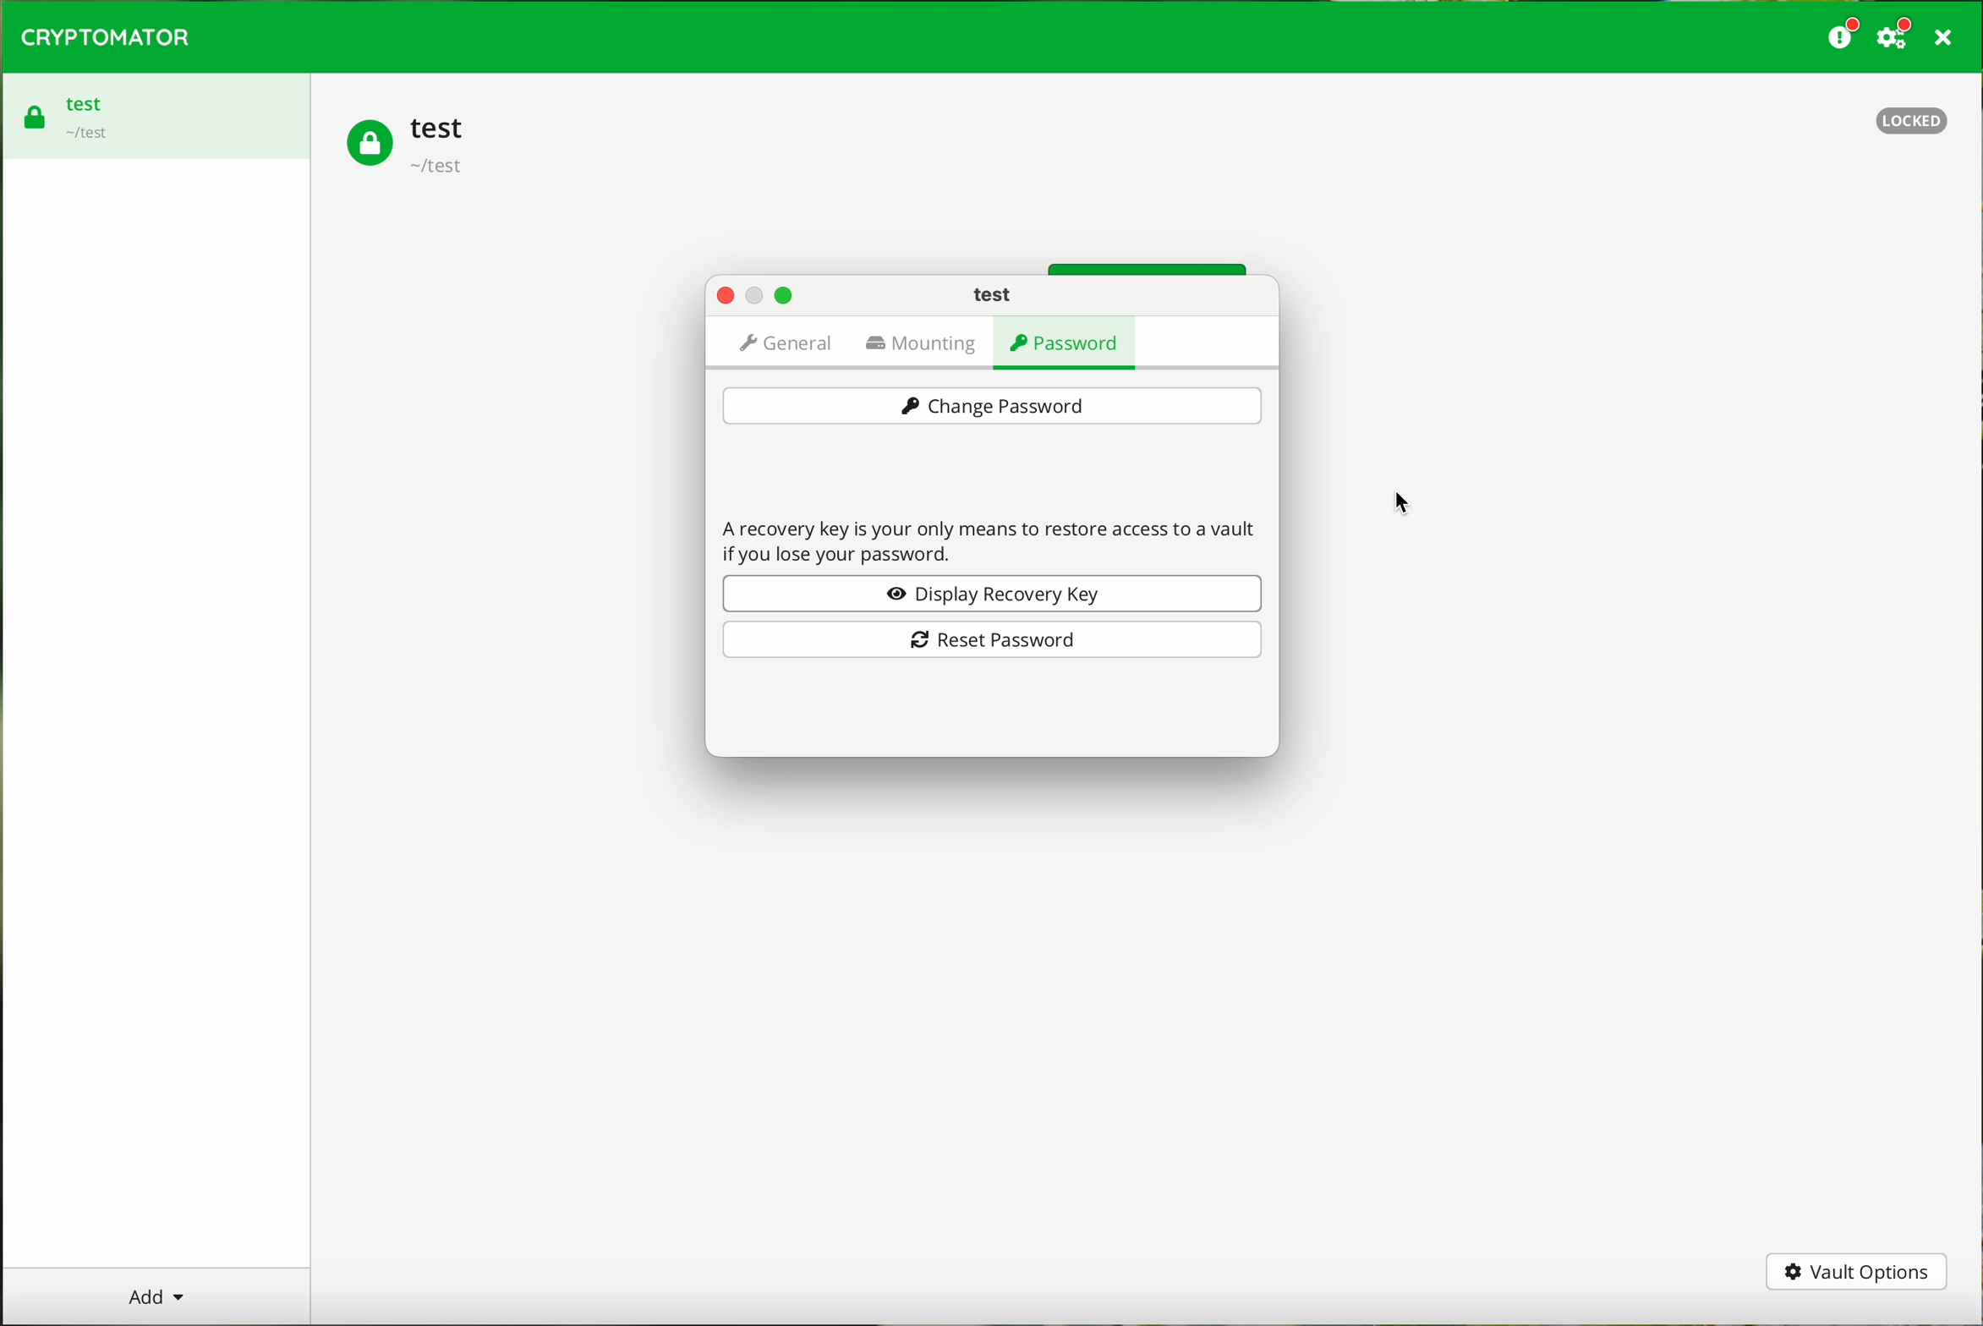  Describe the element at coordinates (1068, 342) in the screenshot. I see `password` at that location.